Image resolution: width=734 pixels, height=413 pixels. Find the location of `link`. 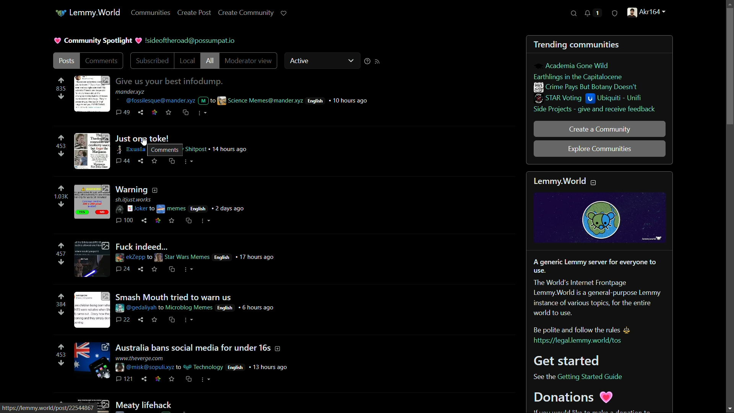

link is located at coordinates (158, 221).